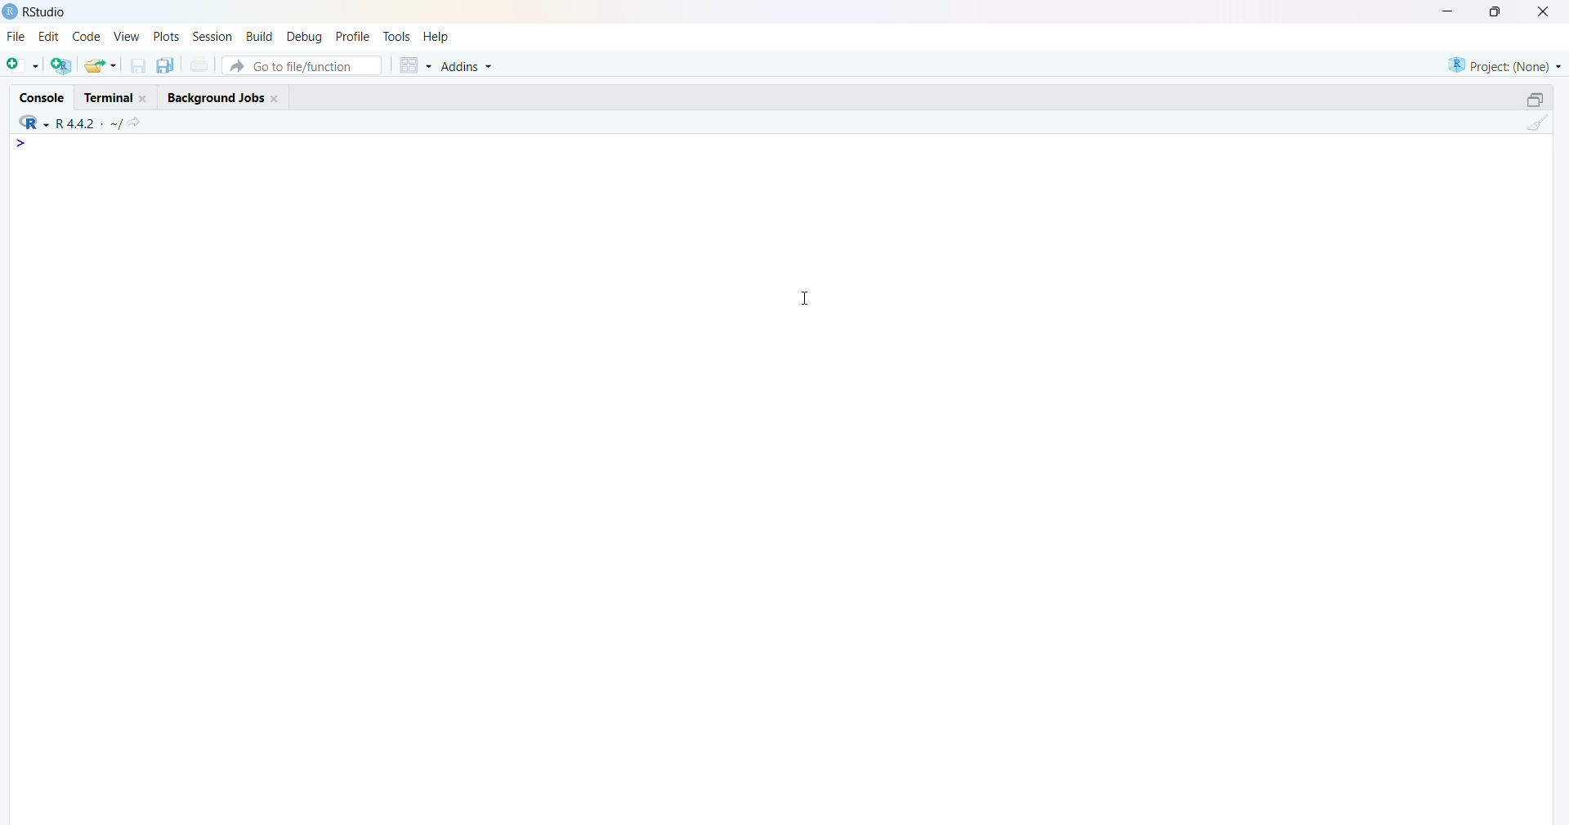 The height and width of the screenshot is (825, 1569). I want to click on cursor, so click(806, 298).